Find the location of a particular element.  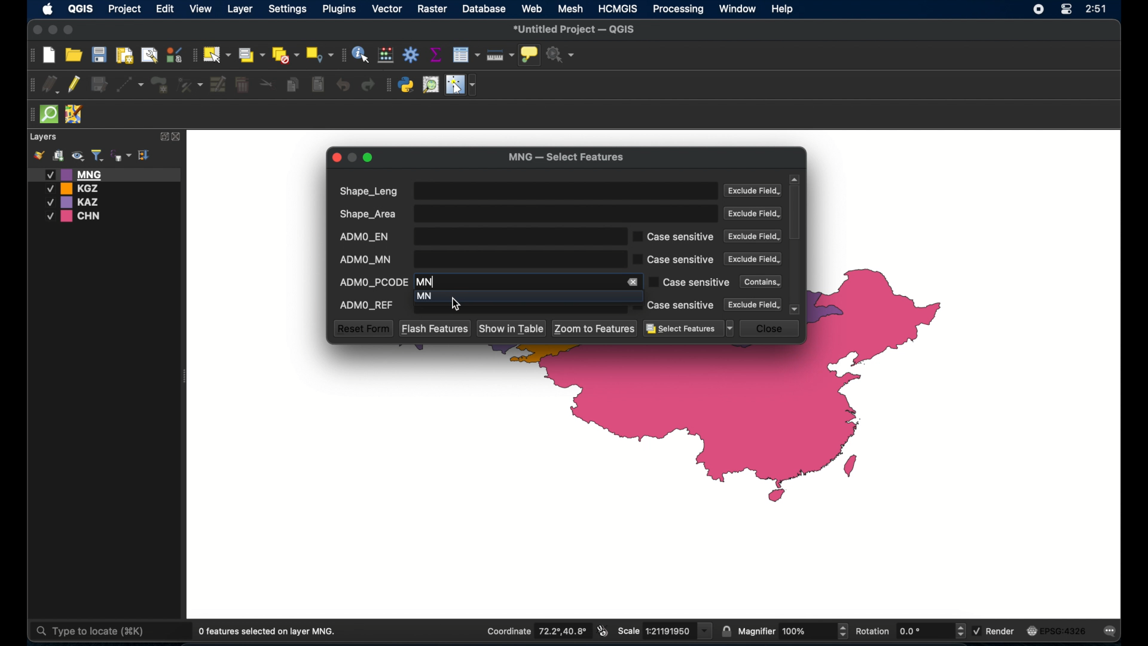

split features is located at coordinates (267, 85).